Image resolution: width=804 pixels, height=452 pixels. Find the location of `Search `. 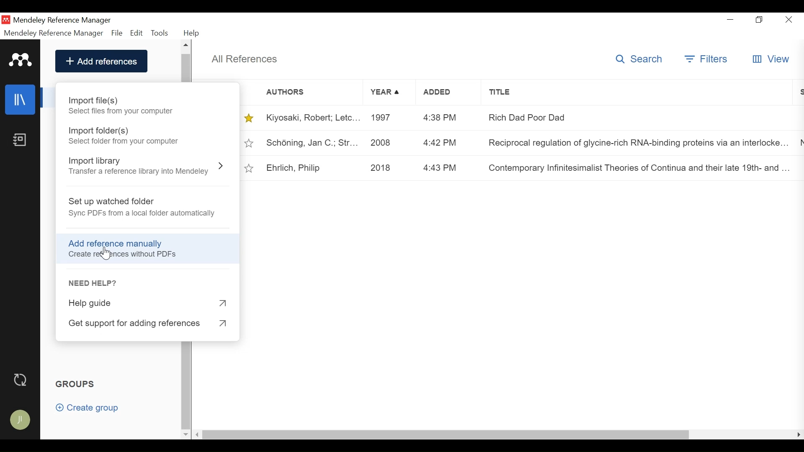

Search  is located at coordinates (640, 59).